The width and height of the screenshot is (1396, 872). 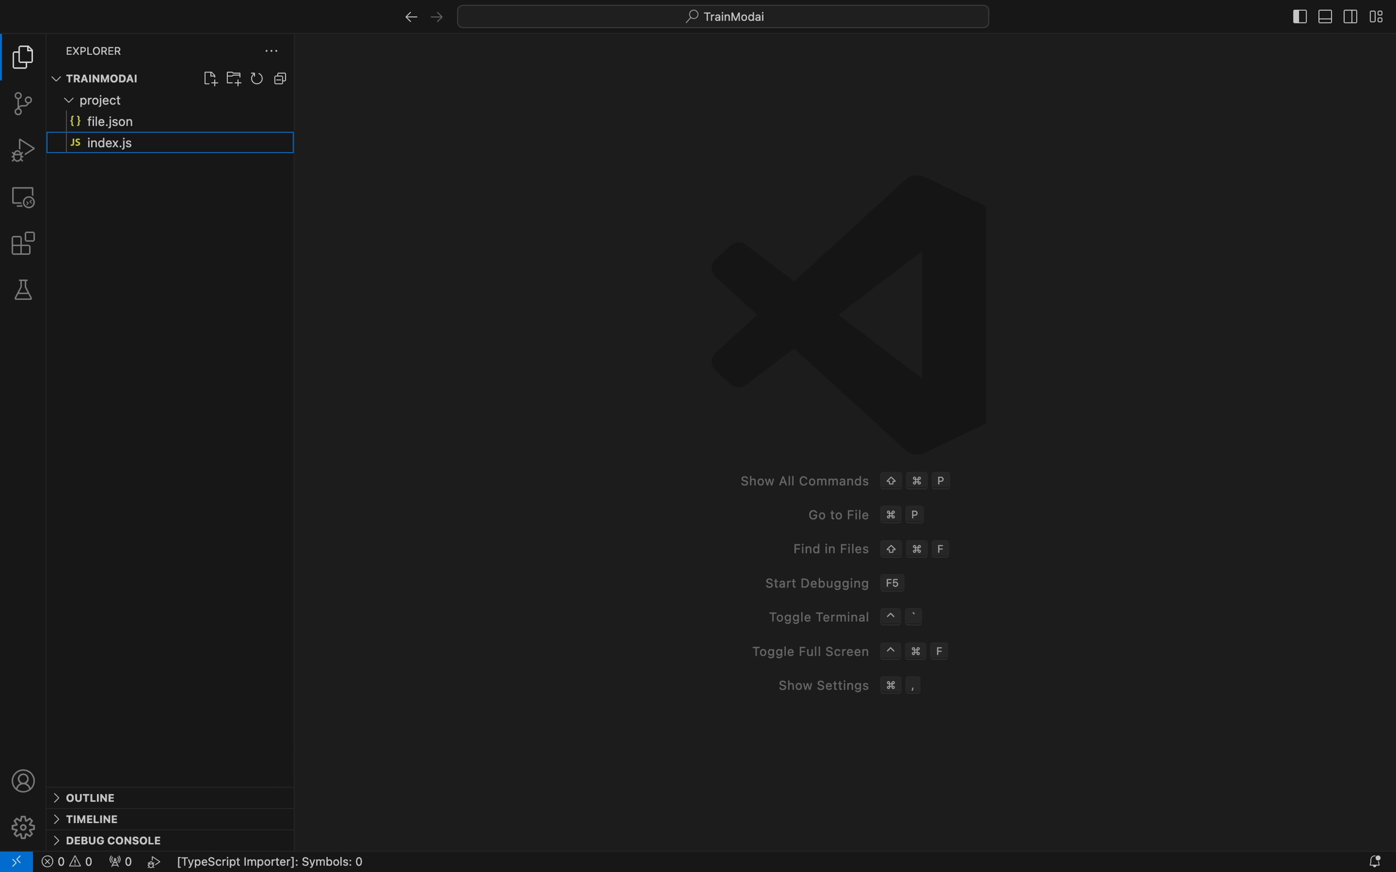 I want to click on Explorer, so click(x=100, y=49).